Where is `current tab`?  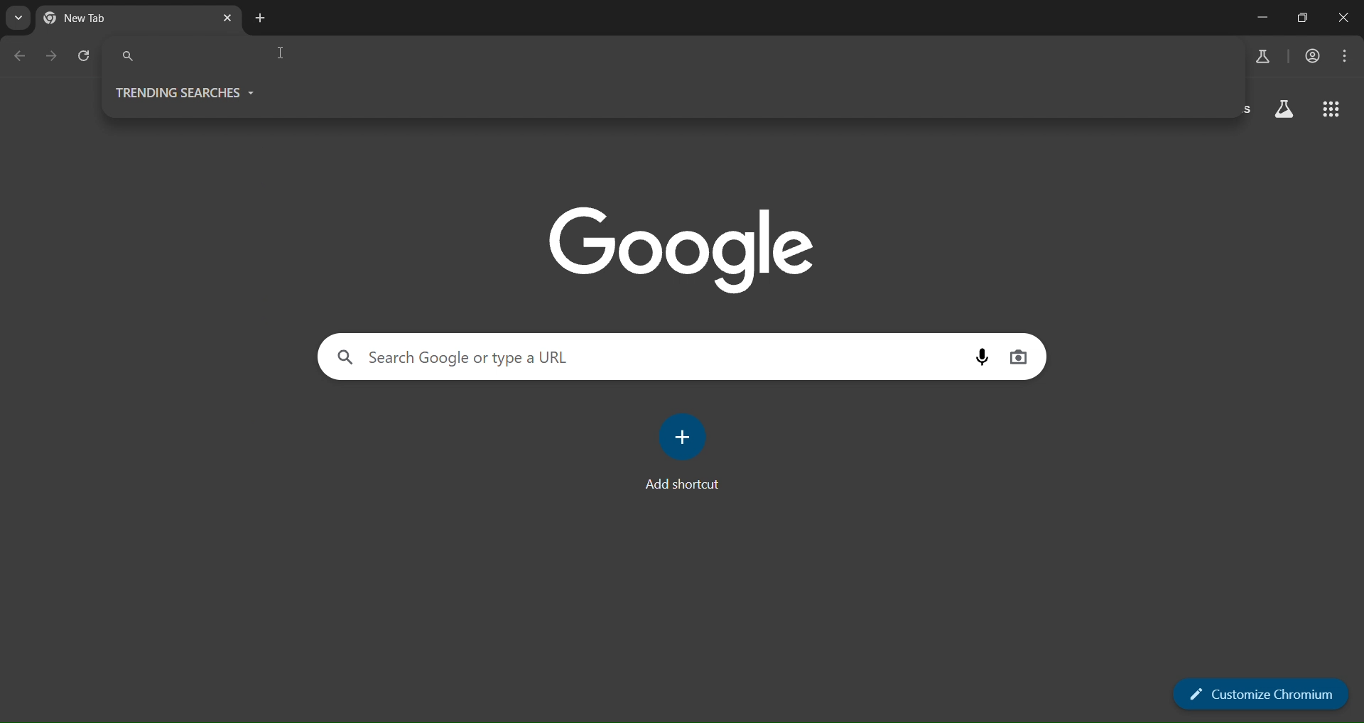
current tab is located at coordinates (99, 19).